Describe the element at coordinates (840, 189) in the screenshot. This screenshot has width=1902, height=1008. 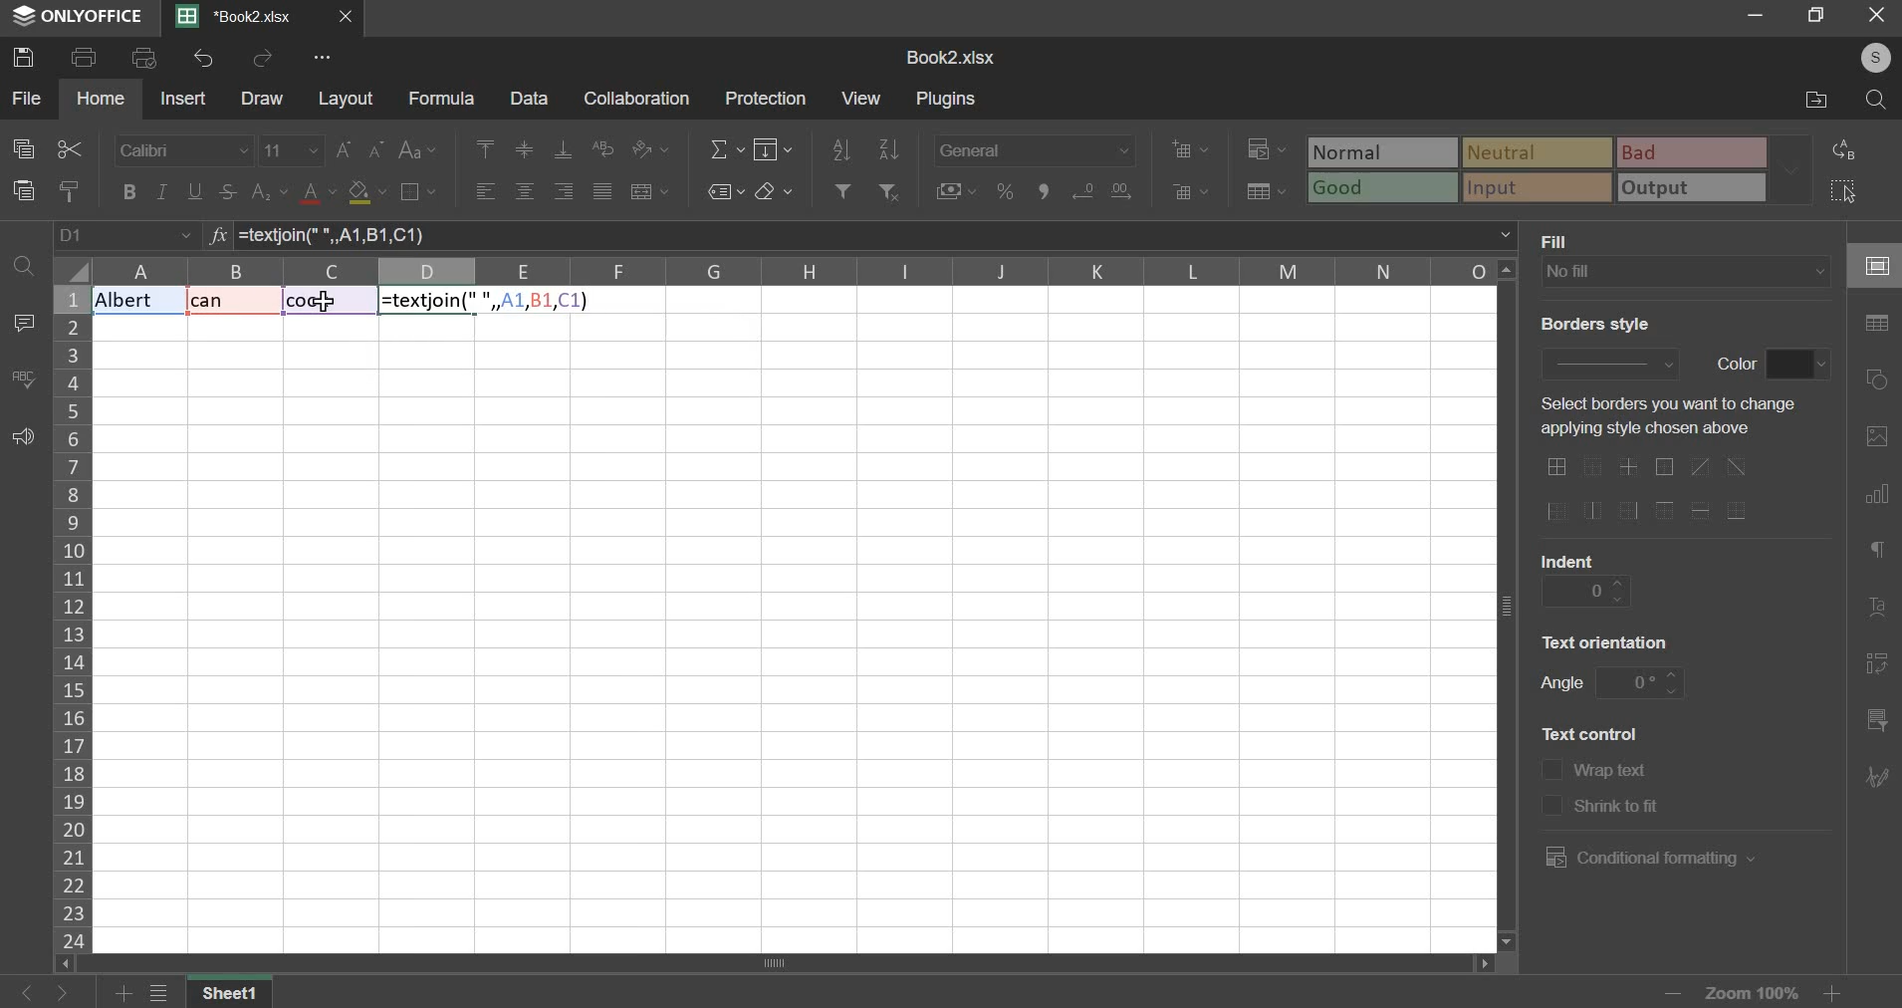
I see `add filter` at that location.